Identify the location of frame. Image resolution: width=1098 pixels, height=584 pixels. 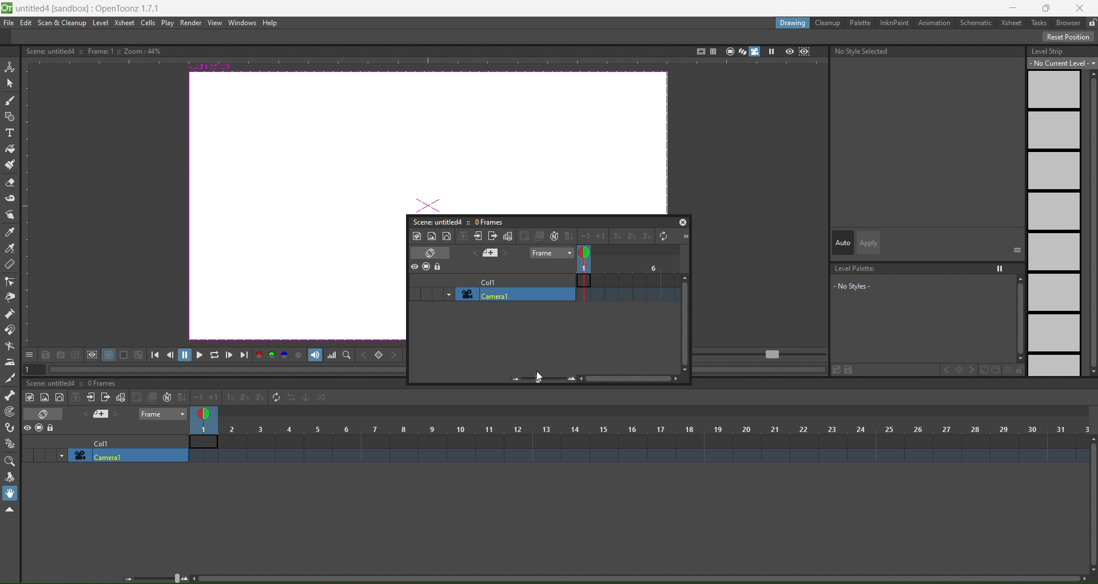
(551, 253).